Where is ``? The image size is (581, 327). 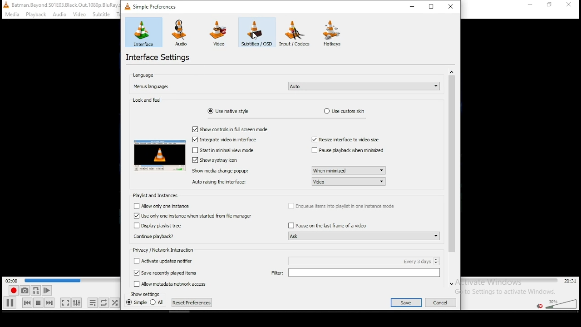
 is located at coordinates (59, 5).